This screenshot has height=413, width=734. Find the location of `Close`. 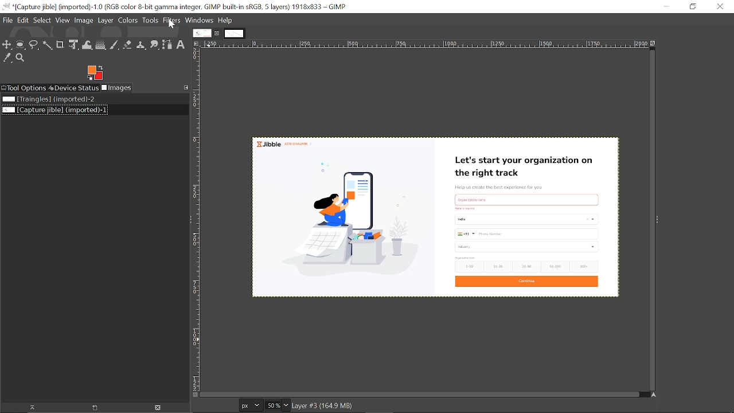

Close is located at coordinates (721, 6).